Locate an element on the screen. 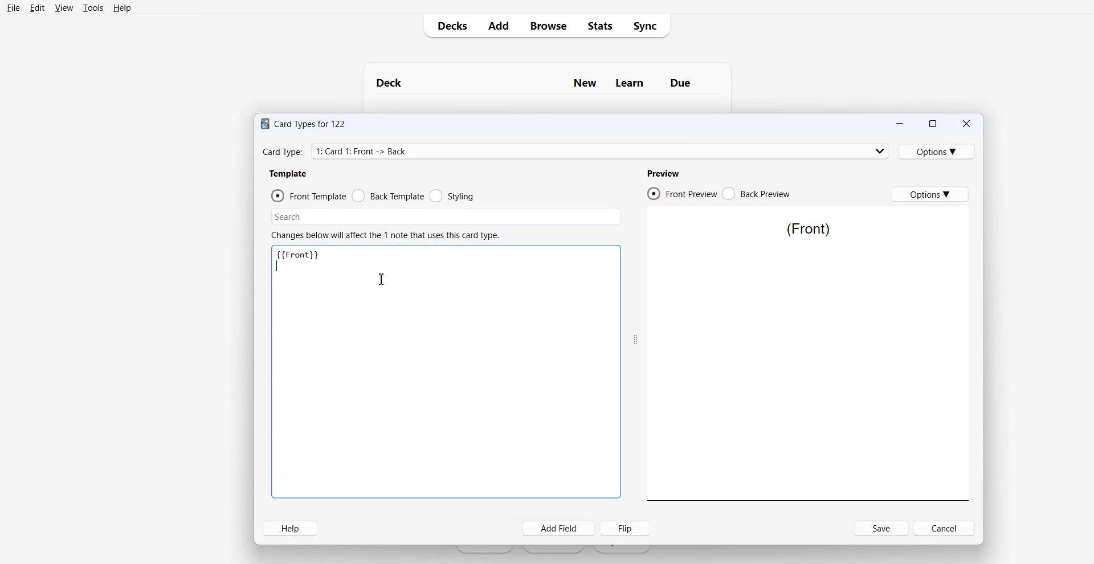 The image size is (1094, 564). Template  is located at coordinates (289, 174).